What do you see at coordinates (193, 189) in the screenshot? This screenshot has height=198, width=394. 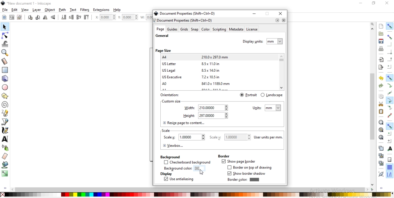 I see `scrollbar` at bounding box center [193, 189].